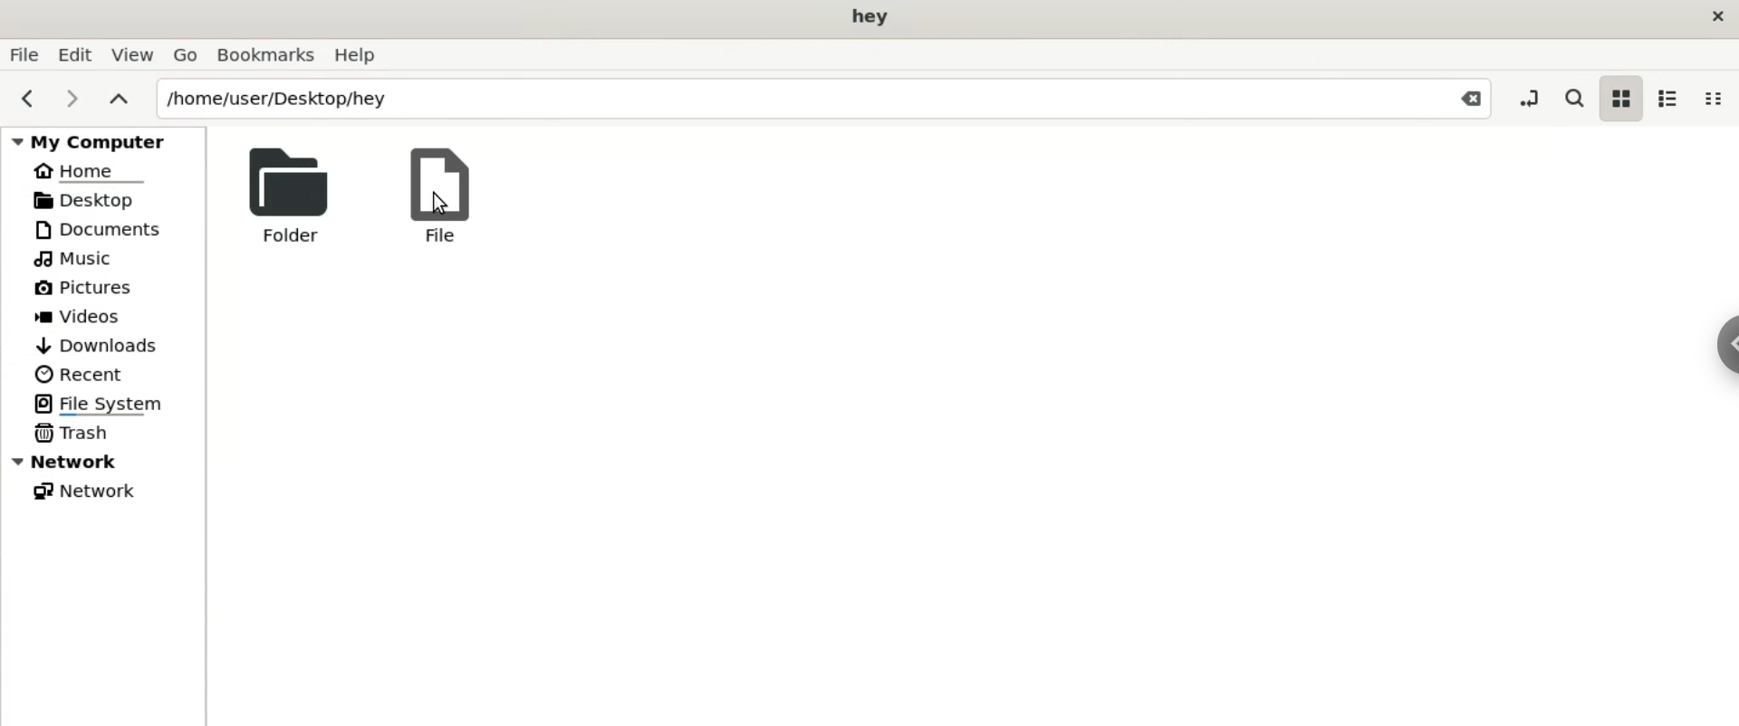 The height and width of the screenshot is (726, 1739). Describe the element at coordinates (105, 405) in the screenshot. I see `file system` at that location.